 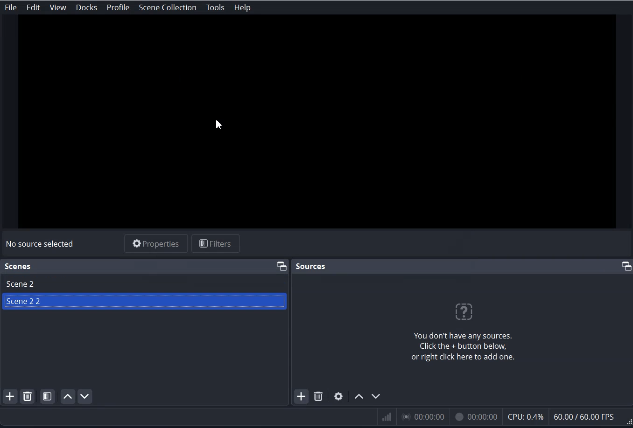 What do you see at coordinates (359, 396) in the screenshot?
I see `Move Source Up` at bounding box center [359, 396].